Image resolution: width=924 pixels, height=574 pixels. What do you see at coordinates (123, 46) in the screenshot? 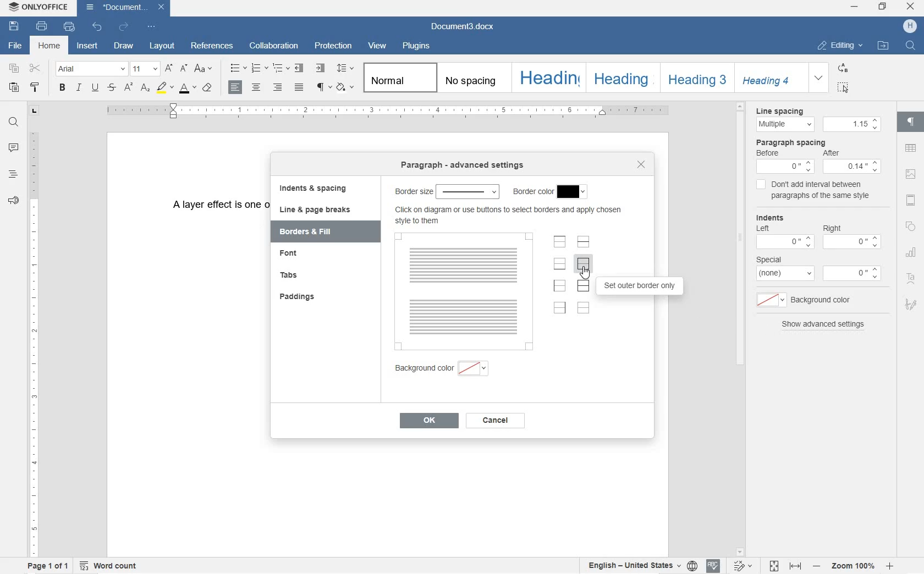
I see `DRAW` at bounding box center [123, 46].